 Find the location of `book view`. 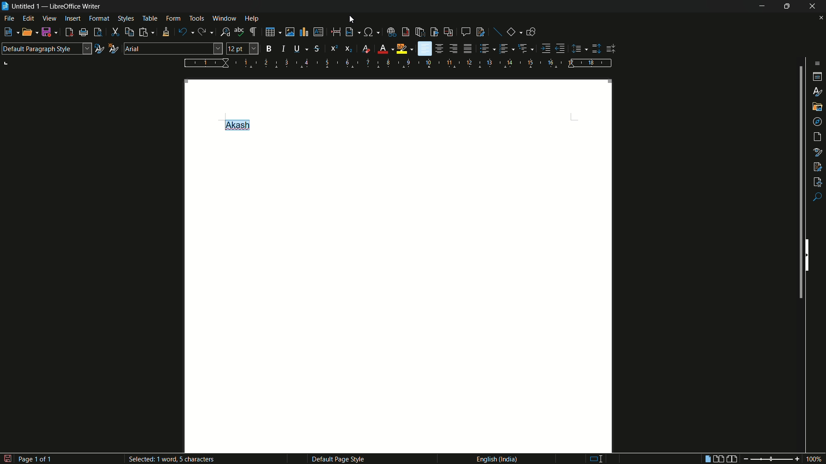

book view is located at coordinates (732, 459).